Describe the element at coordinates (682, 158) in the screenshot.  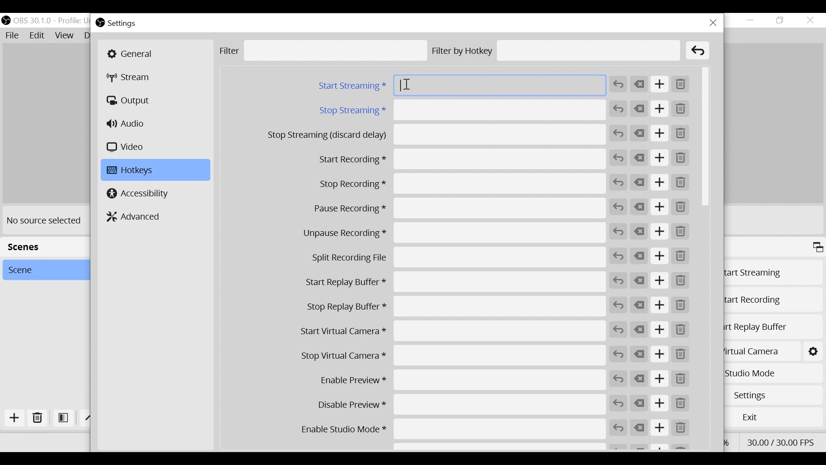
I see `Remove` at that location.